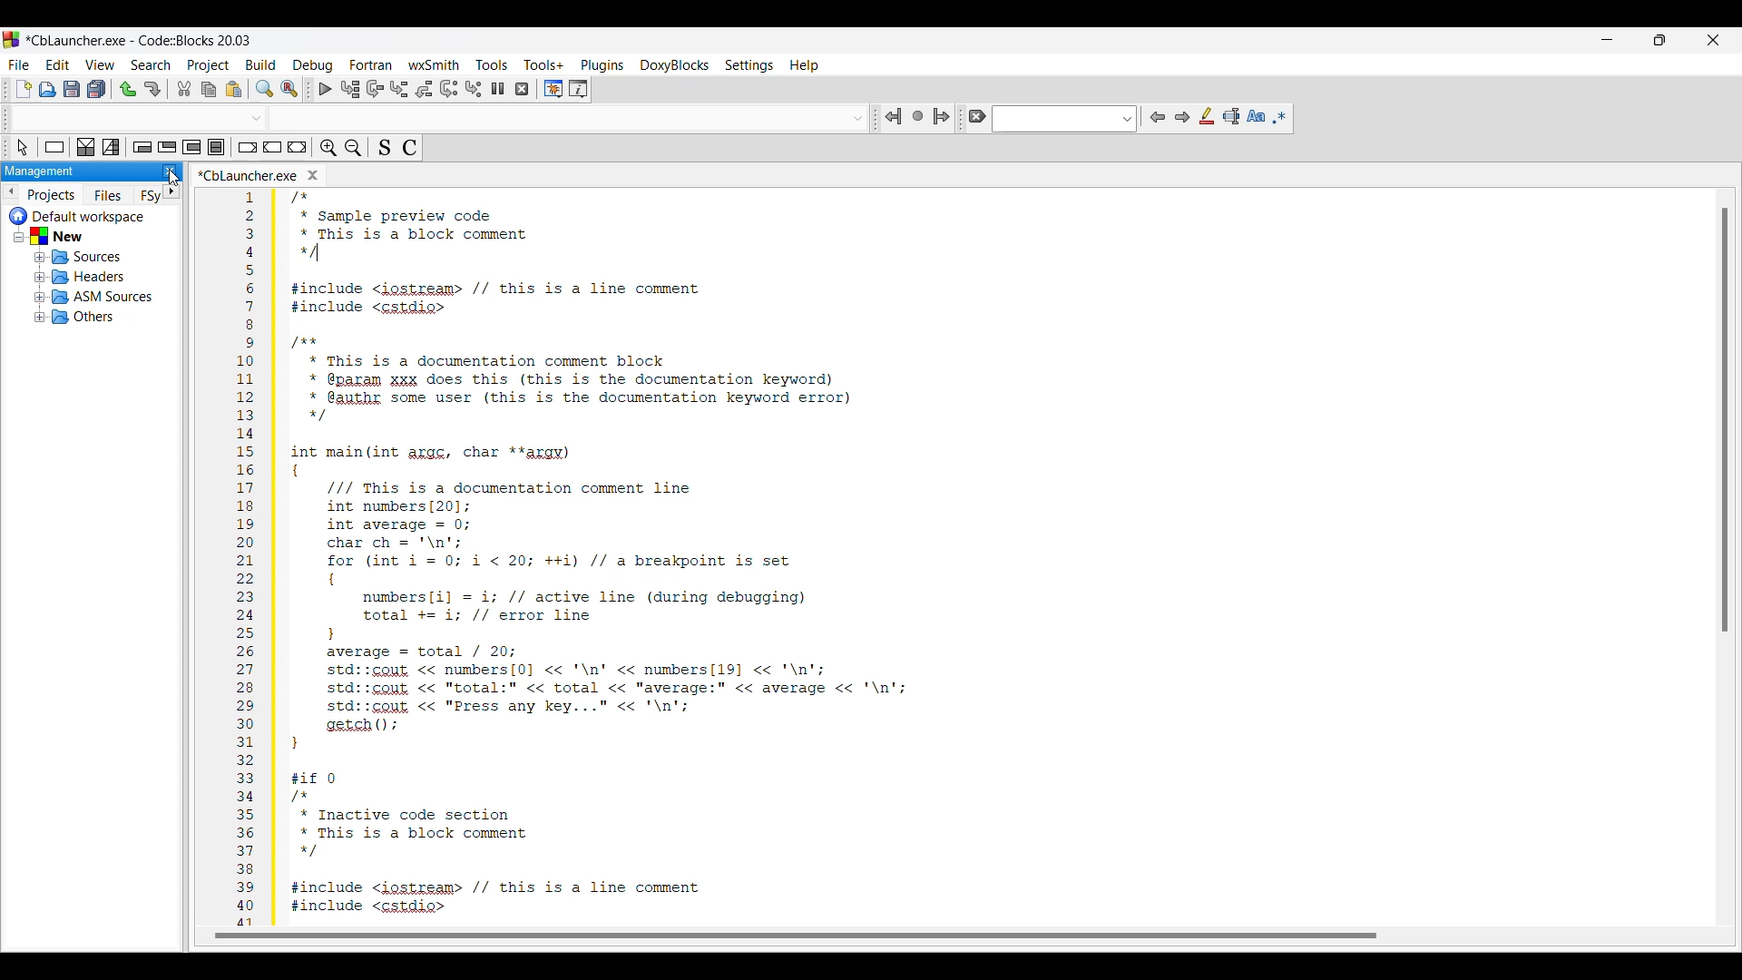 This screenshot has height=980, width=1742. What do you see at coordinates (978, 116) in the screenshot?
I see `Clear` at bounding box center [978, 116].